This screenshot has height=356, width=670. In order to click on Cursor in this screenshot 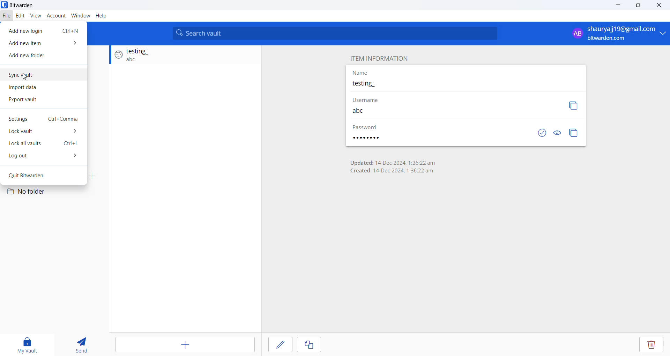, I will do `click(24, 78)`.